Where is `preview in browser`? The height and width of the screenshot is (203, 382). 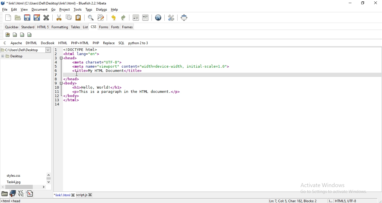
preview in browser is located at coordinates (158, 18).